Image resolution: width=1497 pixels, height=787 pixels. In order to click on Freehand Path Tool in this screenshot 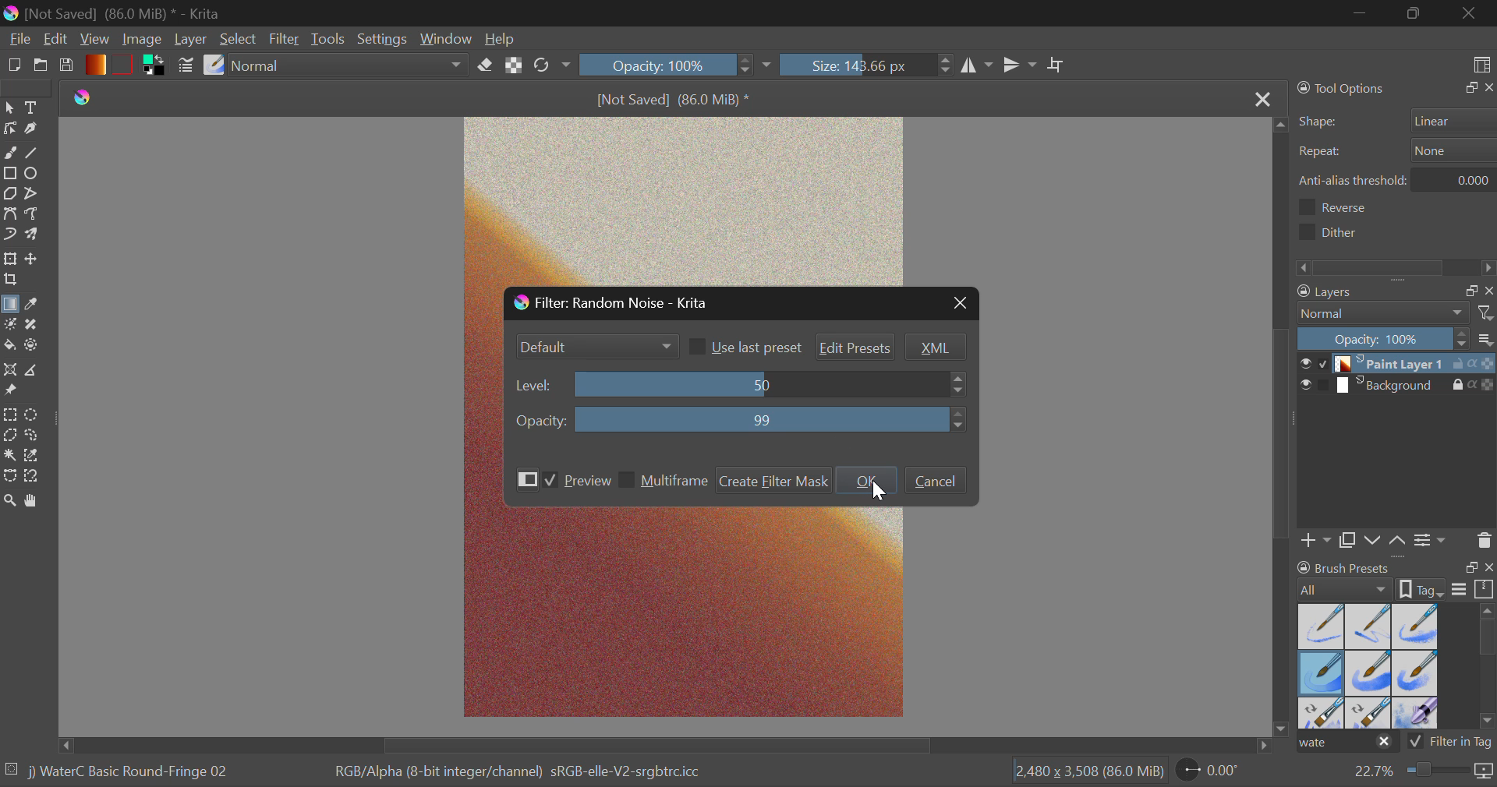, I will do `click(37, 217)`.